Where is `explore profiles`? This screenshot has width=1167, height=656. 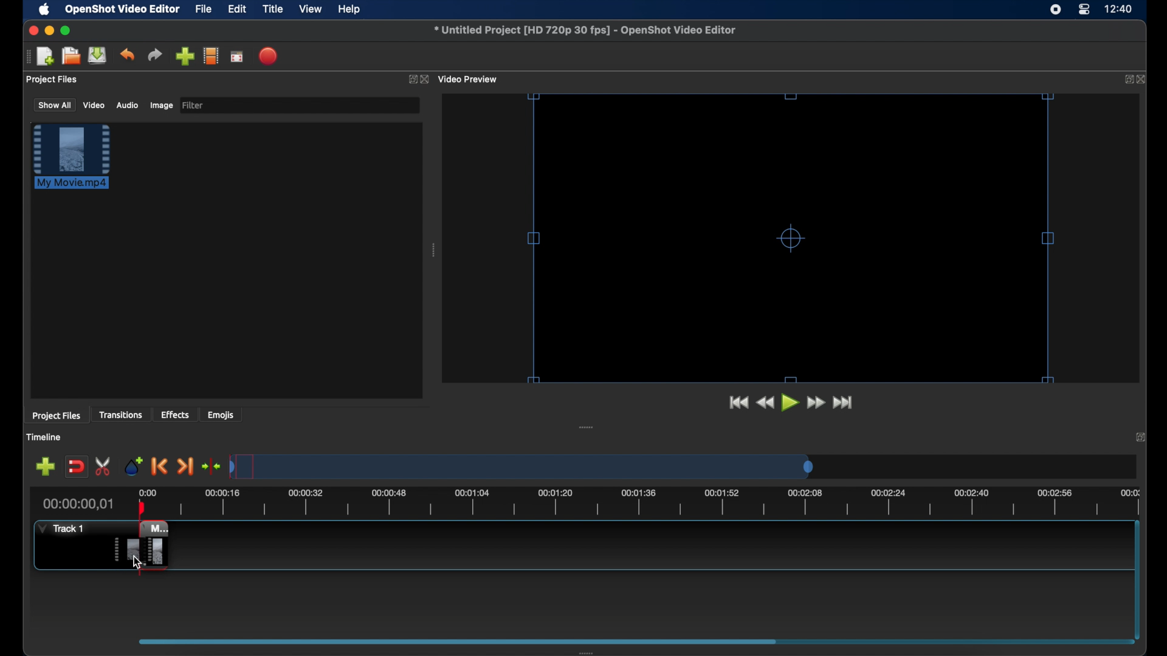
explore profiles is located at coordinates (210, 55).